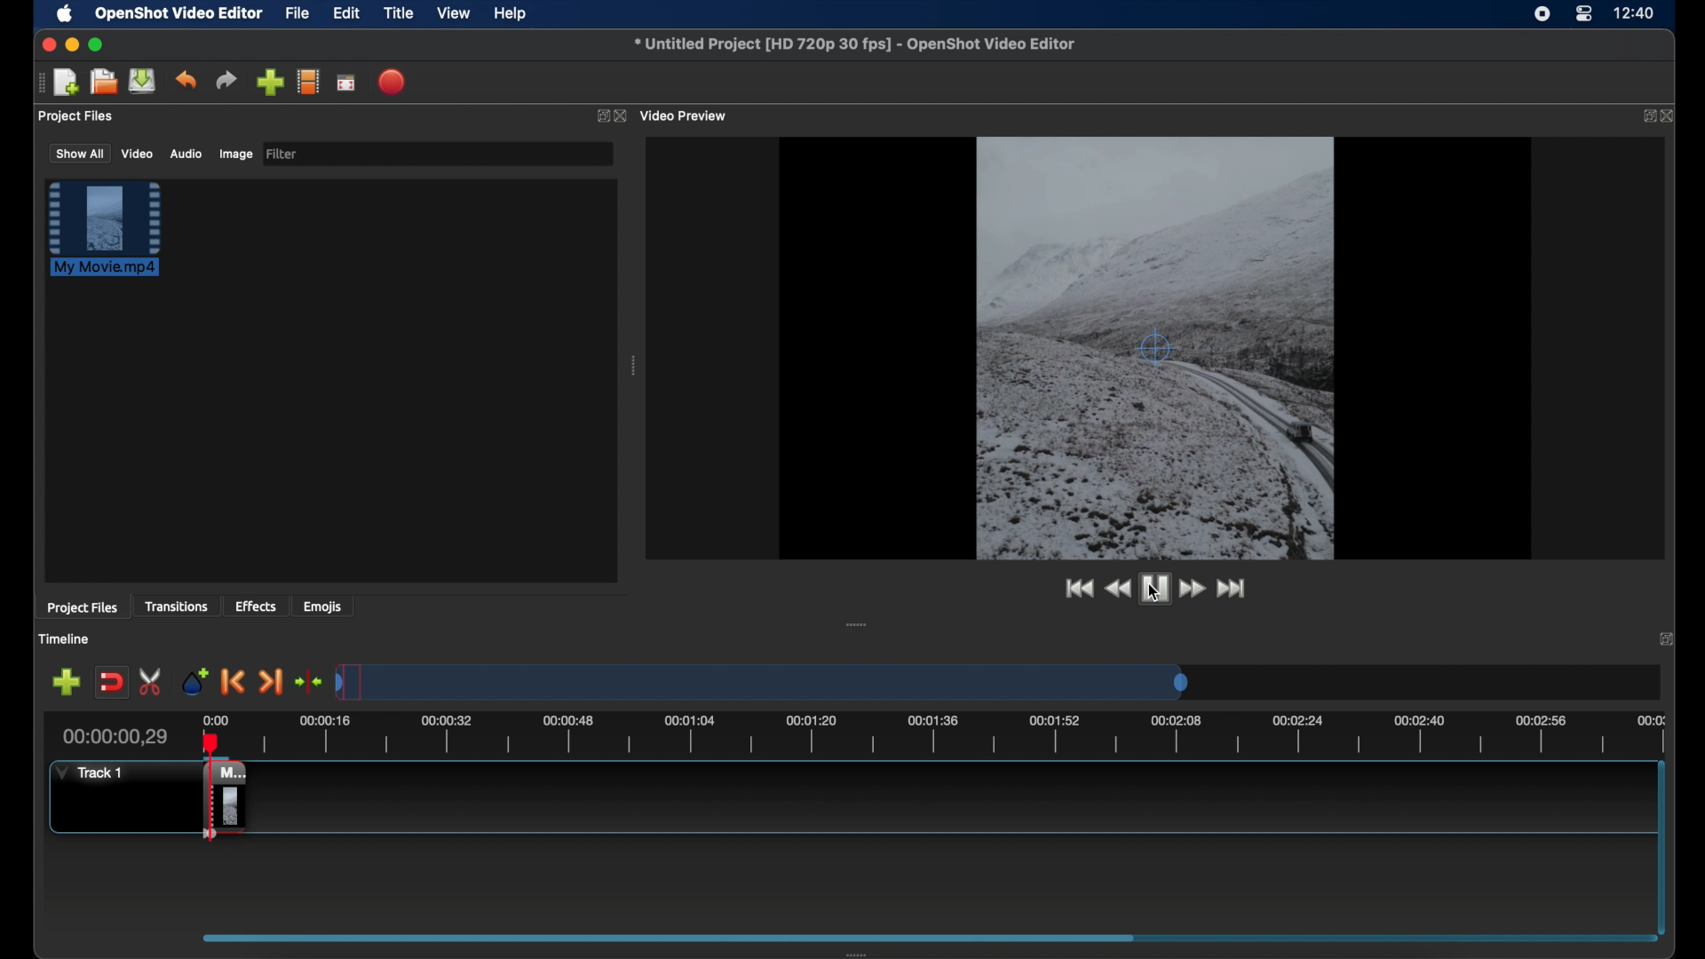  I want to click on close, so click(1670, 117).